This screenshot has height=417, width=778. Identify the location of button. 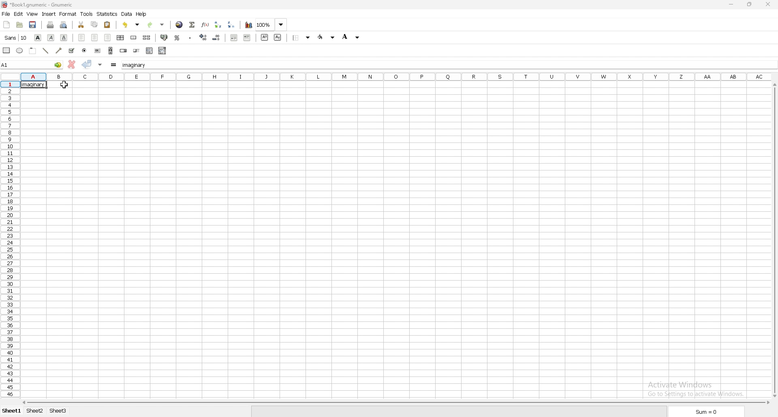
(98, 51).